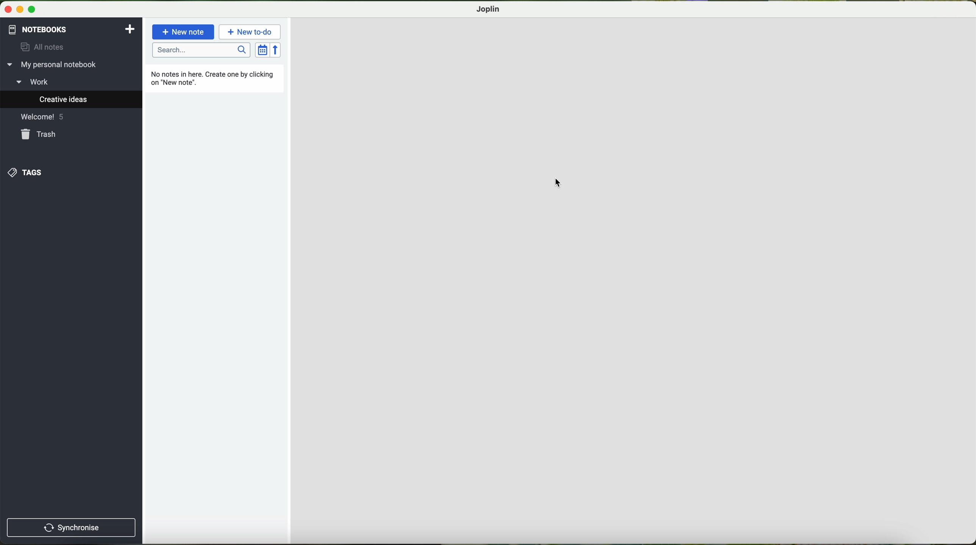 This screenshot has width=976, height=545. What do you see at coordinates (183, 31) in the screenshot?
I see `new note button` at bounding box center [183, 31].